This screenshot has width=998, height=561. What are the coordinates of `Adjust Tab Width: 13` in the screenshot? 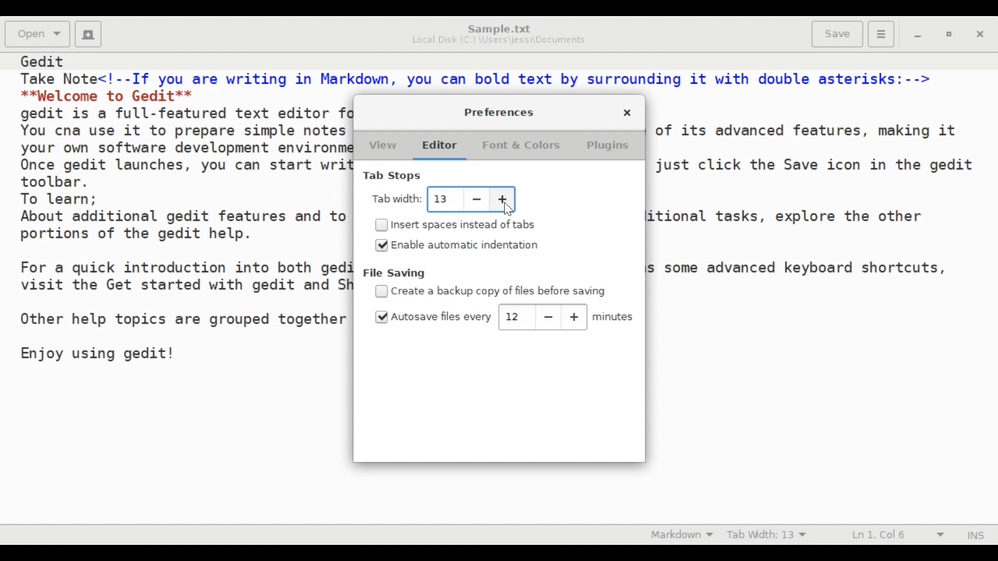 It's located at (442, 198).